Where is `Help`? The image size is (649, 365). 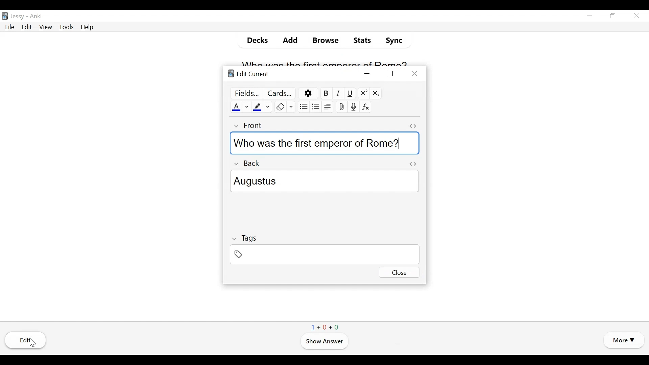 Help is located at coordinates (88, 27).